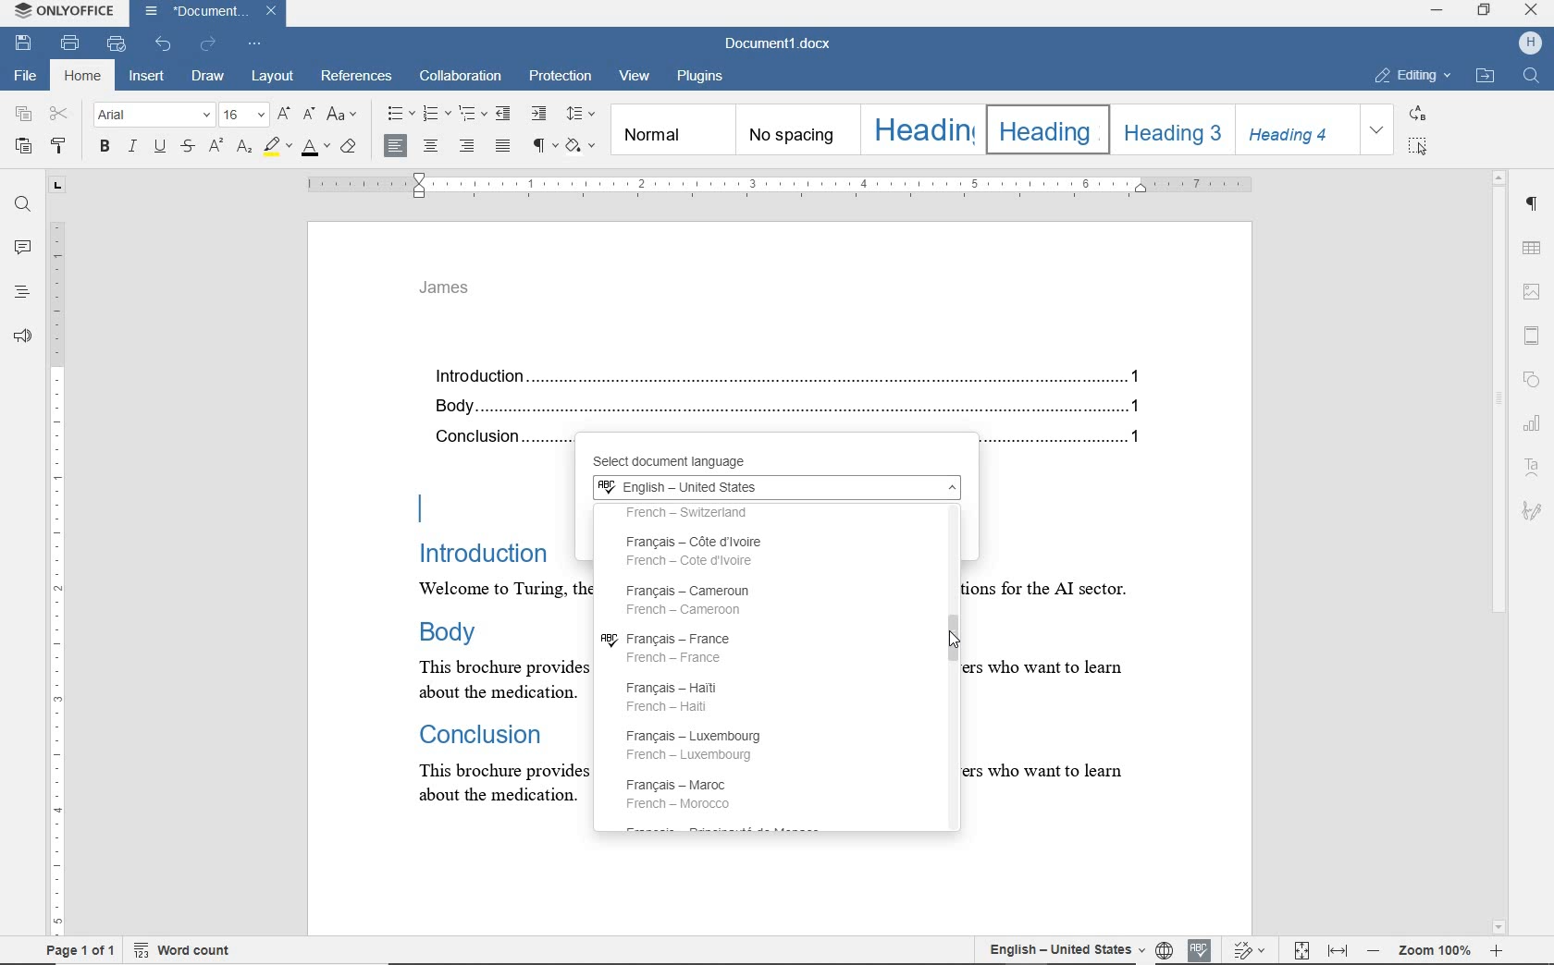 The image size is (1554, 965). What do you see at coordinates (1529, 10) in the screenshot?
I see `CLOSE` at bounding box center [1529, 10].